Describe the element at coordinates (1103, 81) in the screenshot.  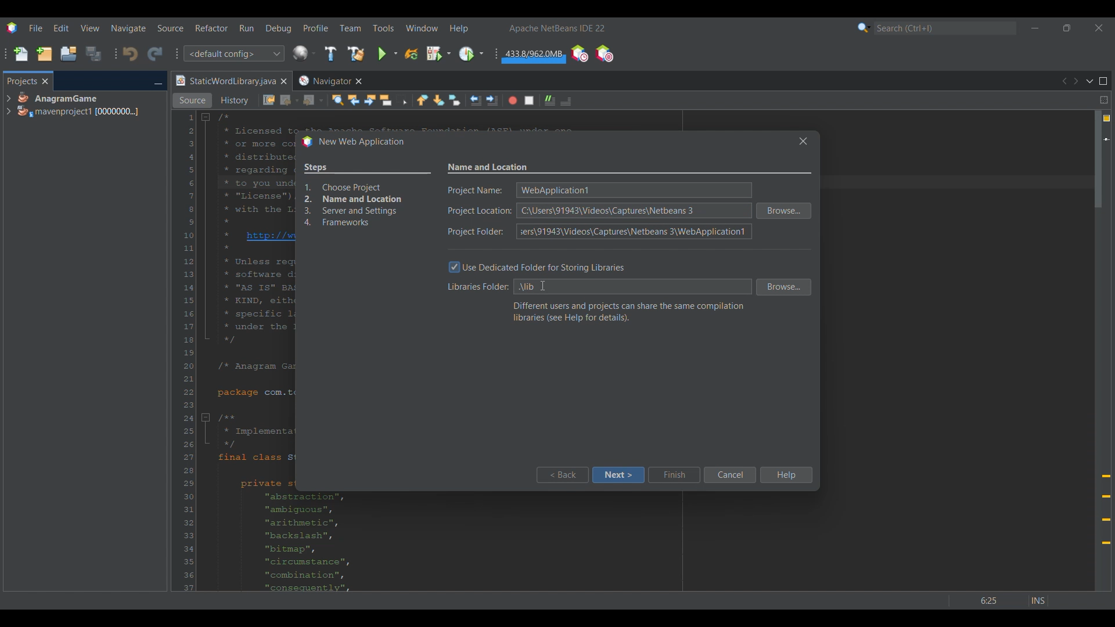
I see `Maximize window` at that location.